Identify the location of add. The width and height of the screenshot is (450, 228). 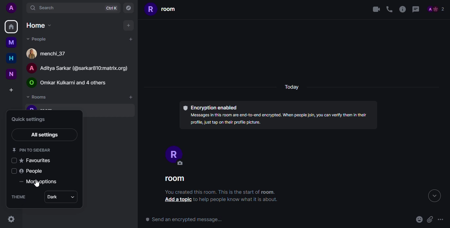
(130, 97).